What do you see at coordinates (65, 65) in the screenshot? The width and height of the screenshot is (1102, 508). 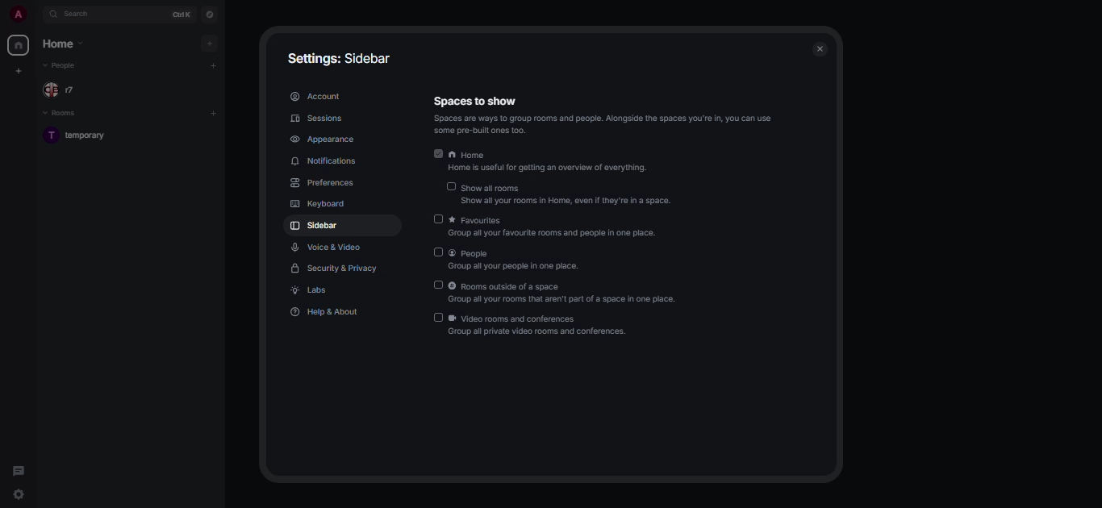 I see `people` at bounding box center [65, 65].